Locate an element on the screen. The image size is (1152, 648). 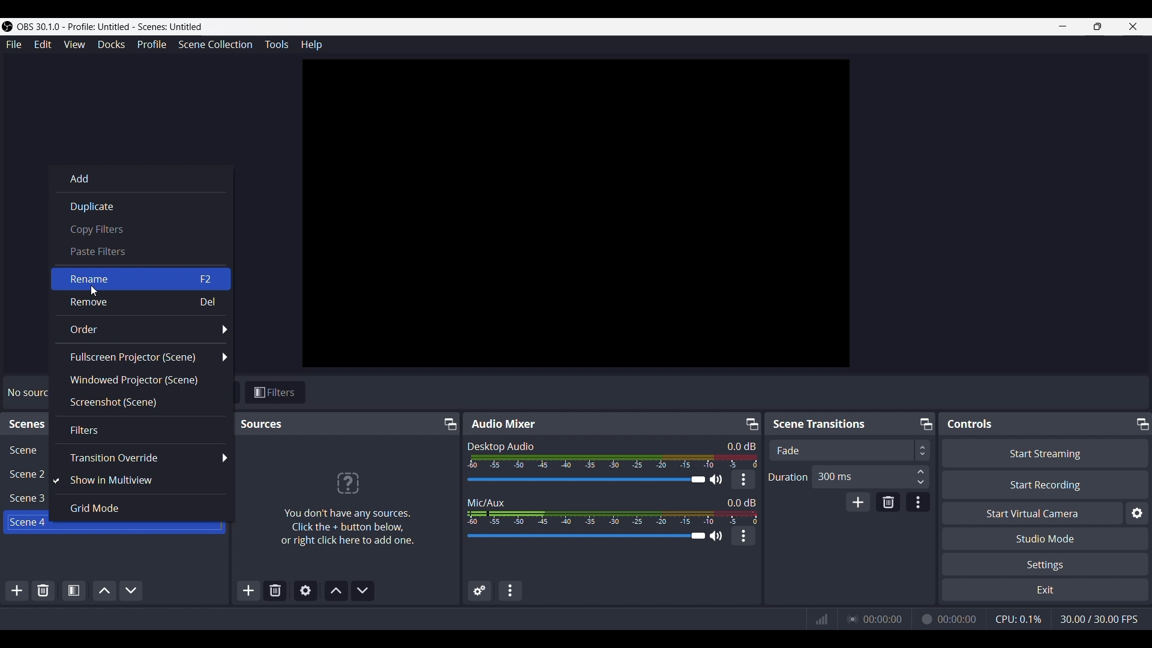
Duration is located at coordinates (788, 478).